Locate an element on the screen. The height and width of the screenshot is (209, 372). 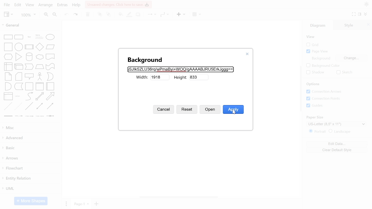
general shapes is located at coordinates (50, 86).